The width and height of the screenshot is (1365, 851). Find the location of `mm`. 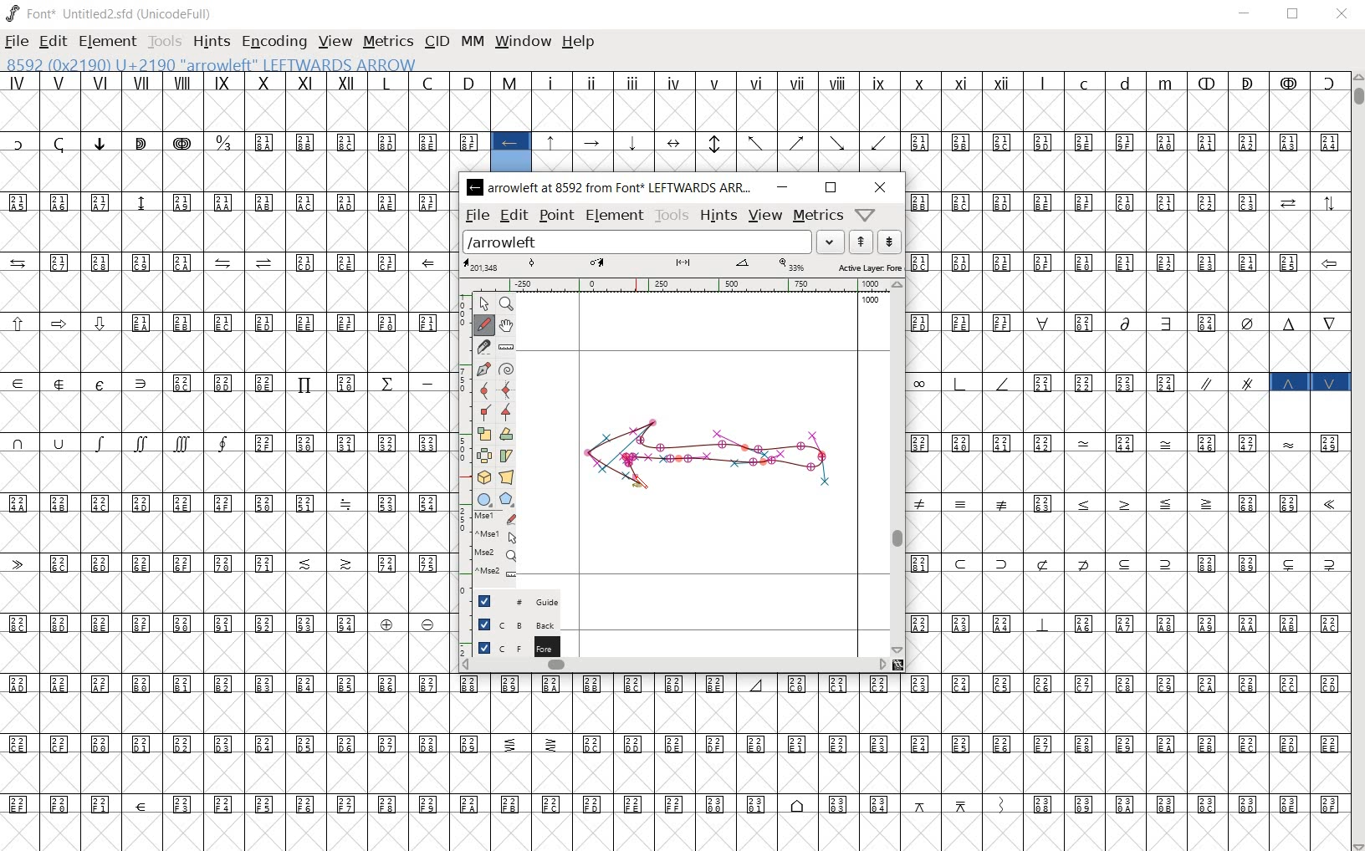

mm is located at coordinates (473, 41).